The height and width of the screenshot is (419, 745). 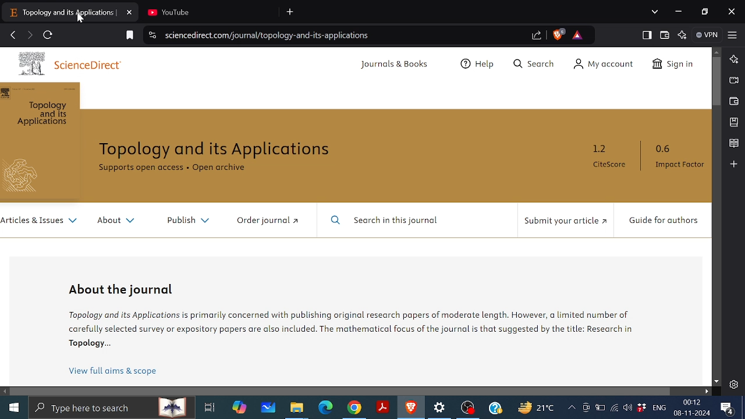 I want to click on Customize and control brave, so click(x=733, y=34).